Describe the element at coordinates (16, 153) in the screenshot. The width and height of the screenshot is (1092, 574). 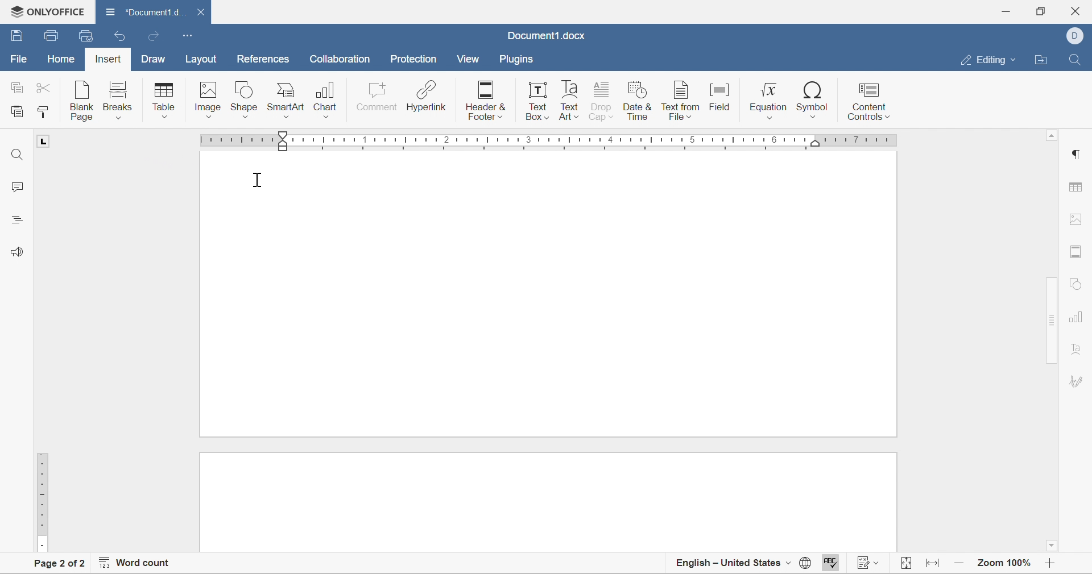
I see `Find` at that location.